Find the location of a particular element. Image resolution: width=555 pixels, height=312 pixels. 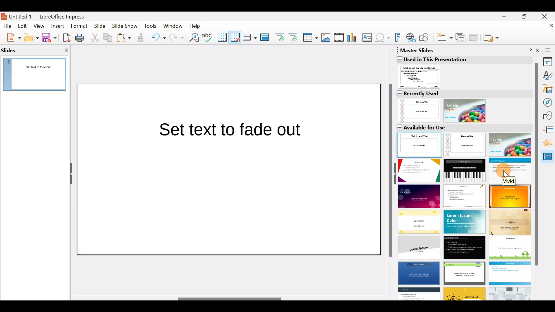

Close is located at coordinates (547, 16).